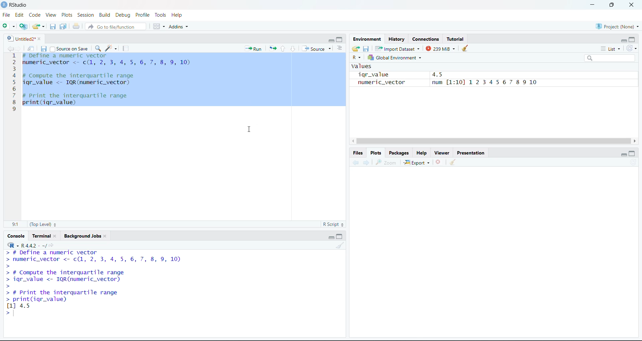  Describe the element at coordinates (593, 5) in the screenshot. I see `Minimize` at that location.